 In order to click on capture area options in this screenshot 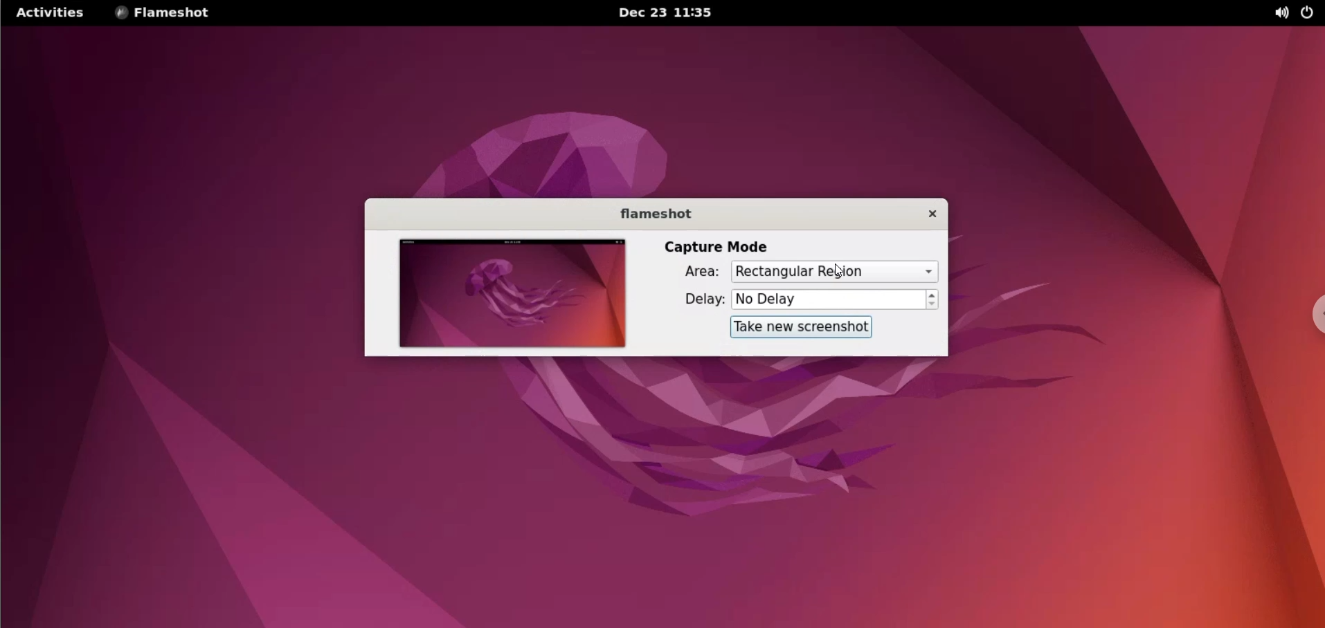, I will do `click(836, 272)`.